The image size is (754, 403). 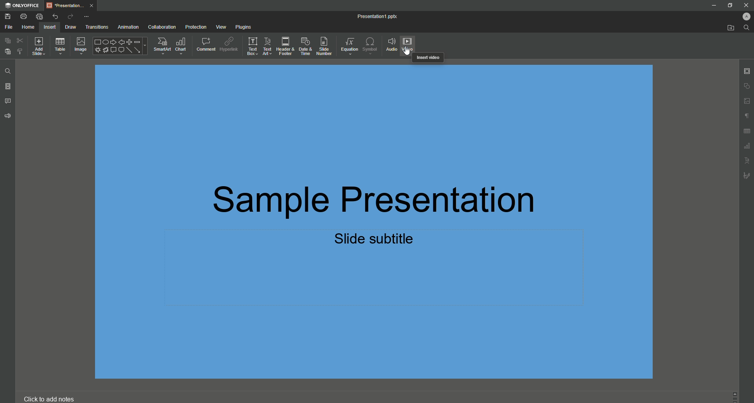 What do you see at coordinates (160, 45) in the screenshot?
I see `SmartArt` at bounding box center [160, 45].